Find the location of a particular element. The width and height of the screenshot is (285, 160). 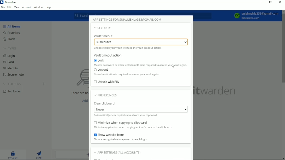

Lock is located at coordinates (100, 60).